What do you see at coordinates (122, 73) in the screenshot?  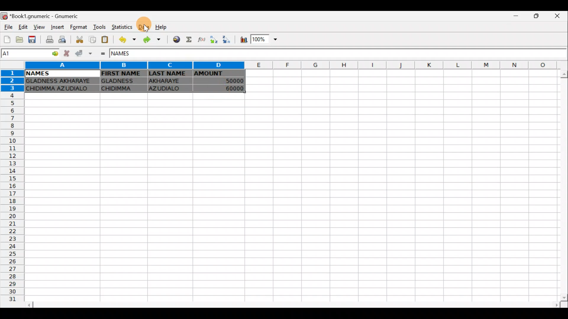 I see `FIRST NAME` at bounding box center [122, 73].